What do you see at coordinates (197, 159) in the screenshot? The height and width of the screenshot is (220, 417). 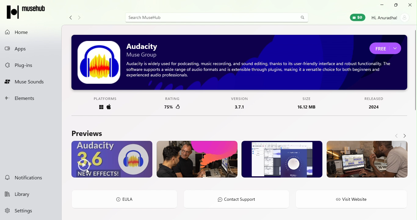 I see `Preview` at bounding box center [197, 159].